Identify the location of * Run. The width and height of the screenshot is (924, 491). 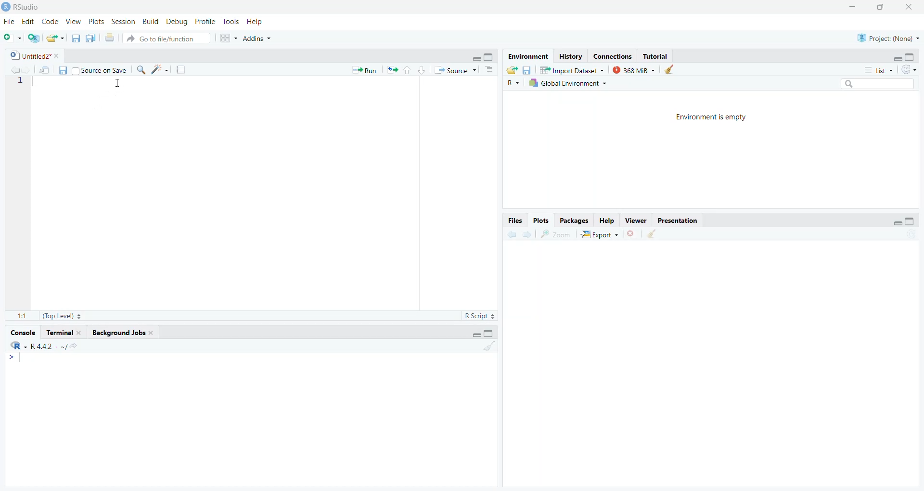
(363, 70).